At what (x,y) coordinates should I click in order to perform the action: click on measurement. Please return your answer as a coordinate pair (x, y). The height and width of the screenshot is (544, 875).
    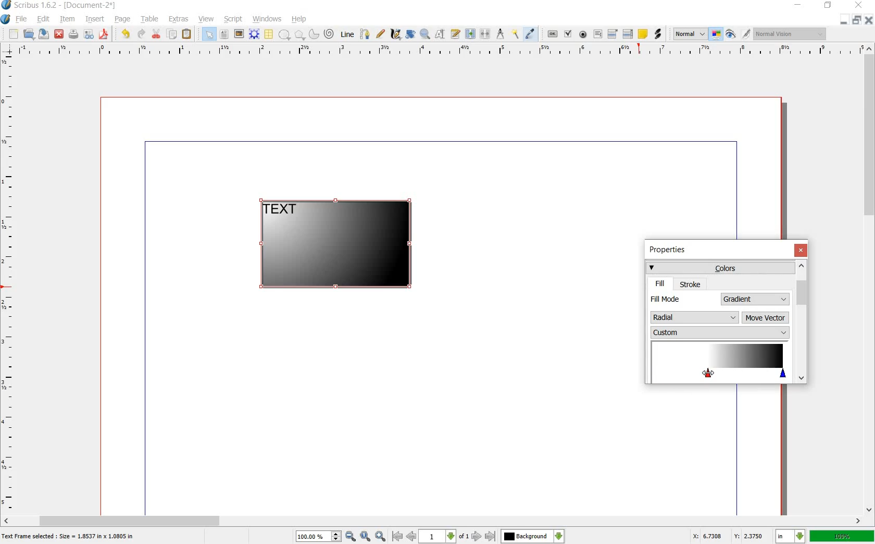
    Looking at the image, I should click on (501, 33).